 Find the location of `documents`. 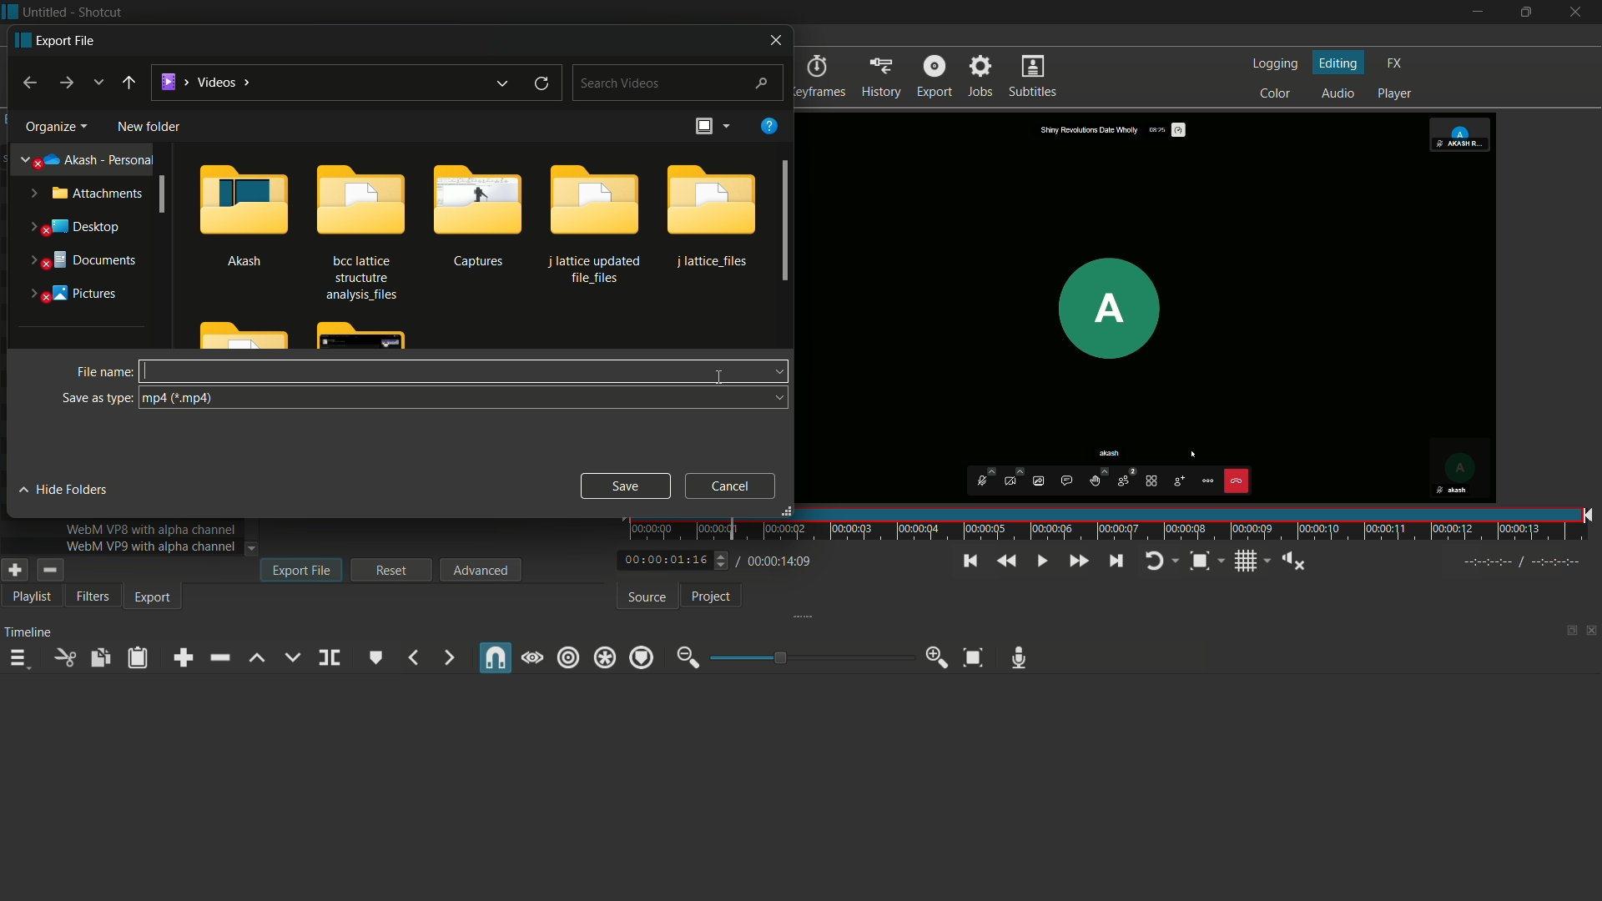

documents is located at coordinates (82, 260).